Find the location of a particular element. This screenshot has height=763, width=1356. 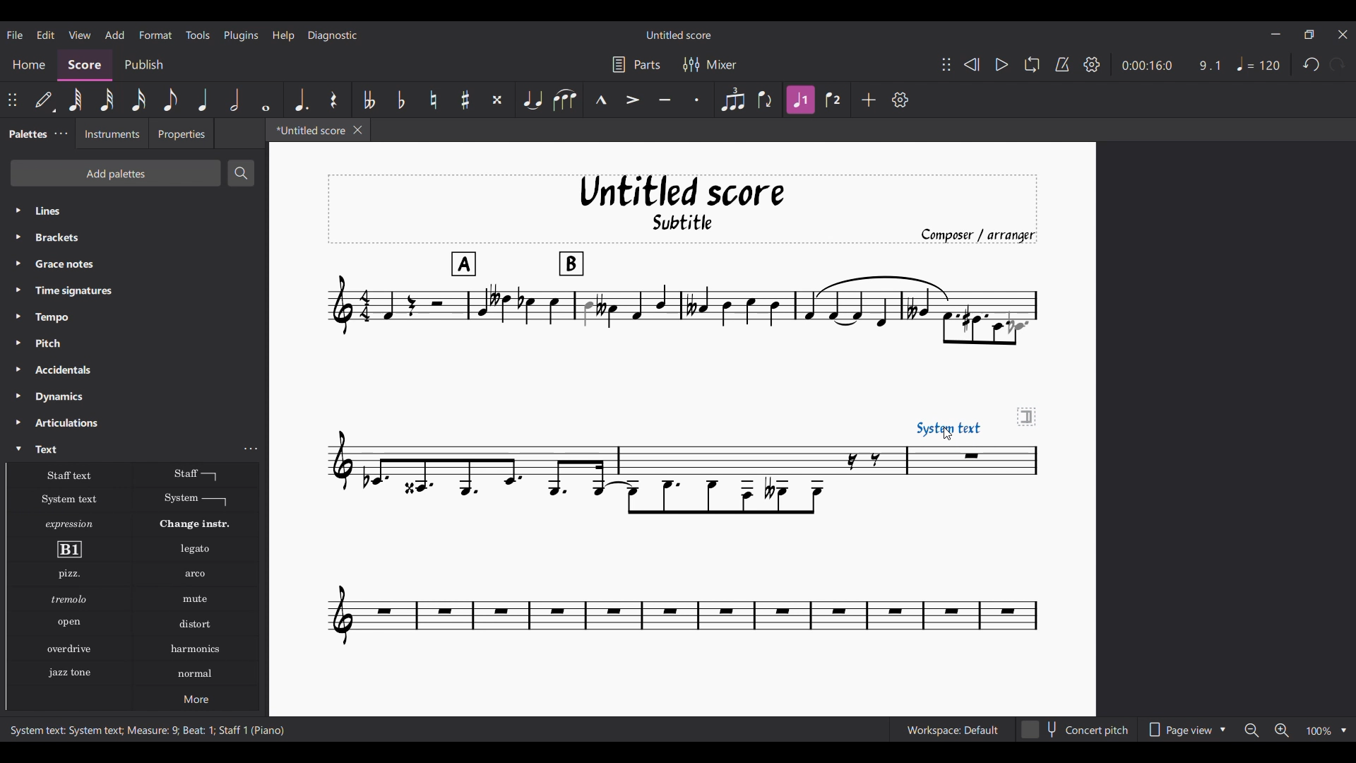

View menu is located at coordinates (80, 35).